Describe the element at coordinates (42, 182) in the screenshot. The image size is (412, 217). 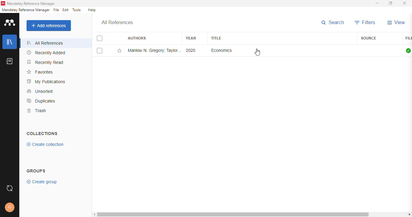
I see `create group` at that location.